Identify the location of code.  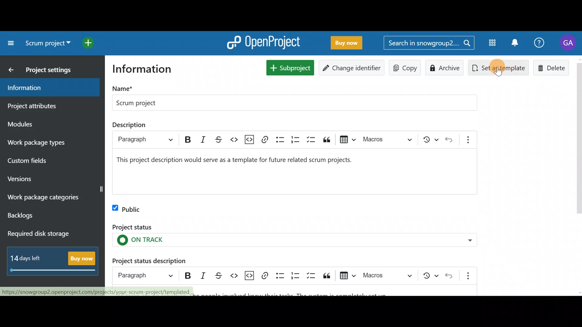
(234, 140).